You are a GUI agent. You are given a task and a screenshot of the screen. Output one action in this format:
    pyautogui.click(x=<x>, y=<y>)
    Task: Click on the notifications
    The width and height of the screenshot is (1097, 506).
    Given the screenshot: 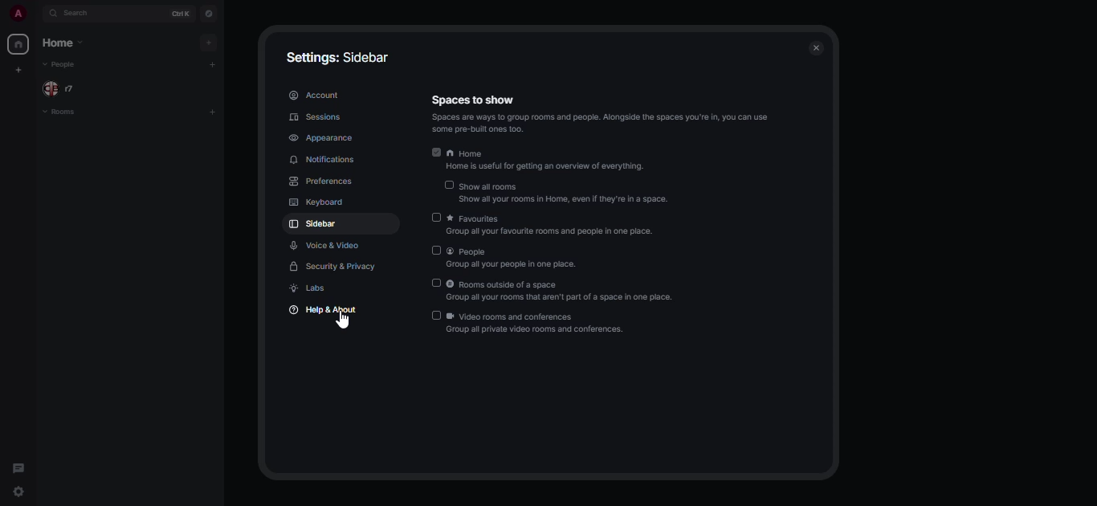 What is the action you would take?
    pyautogui.click(x=324, y=160)
    